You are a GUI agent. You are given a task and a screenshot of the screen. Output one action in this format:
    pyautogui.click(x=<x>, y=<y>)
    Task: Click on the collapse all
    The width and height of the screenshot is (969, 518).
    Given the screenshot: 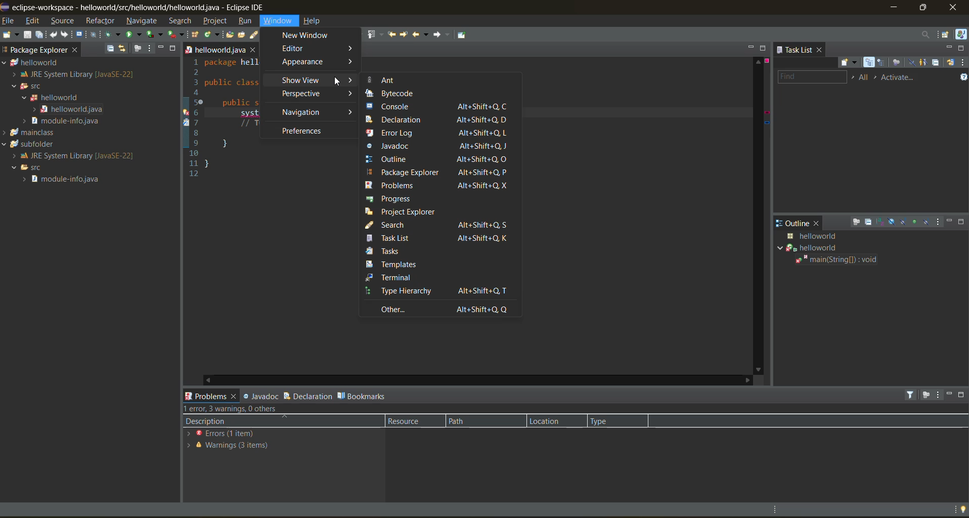 What is the action you would take?
    pyautogui.click(x=110, y=50)
    